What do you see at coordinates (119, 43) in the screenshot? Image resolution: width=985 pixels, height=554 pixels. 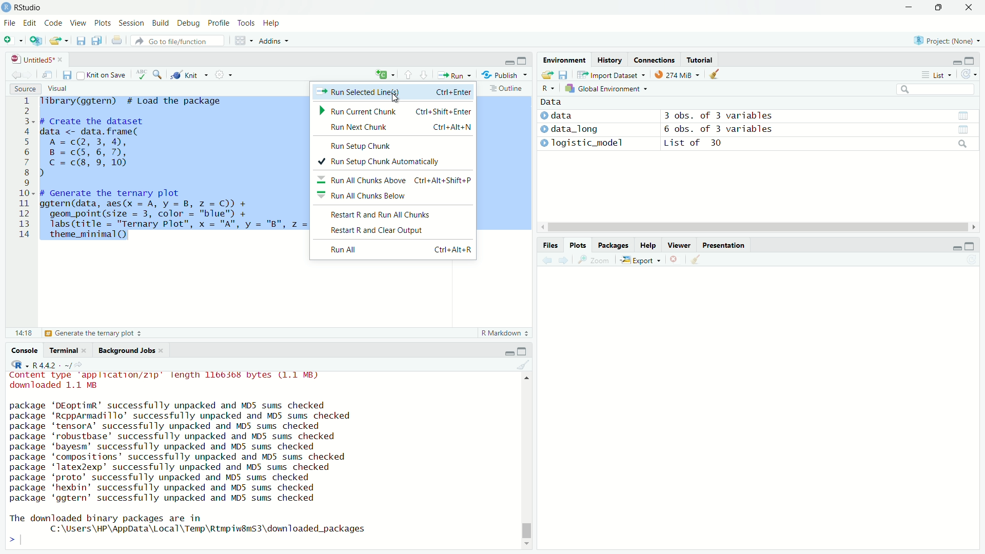 I see `print` at bounding box center [119, 43].